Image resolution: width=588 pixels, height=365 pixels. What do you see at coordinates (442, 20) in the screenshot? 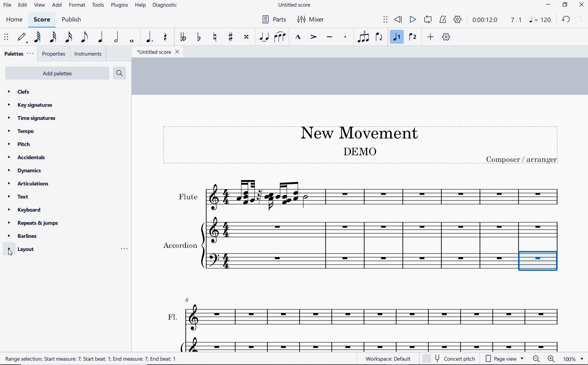
I see `metronome` at bounding box center [442, 20].